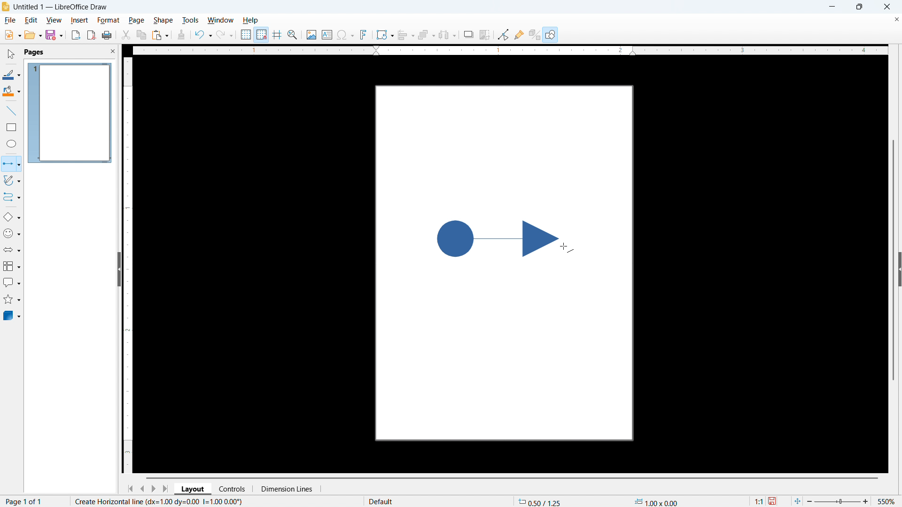 The image size is (902, 507). I want to click on 1:1, so click(759, 501).